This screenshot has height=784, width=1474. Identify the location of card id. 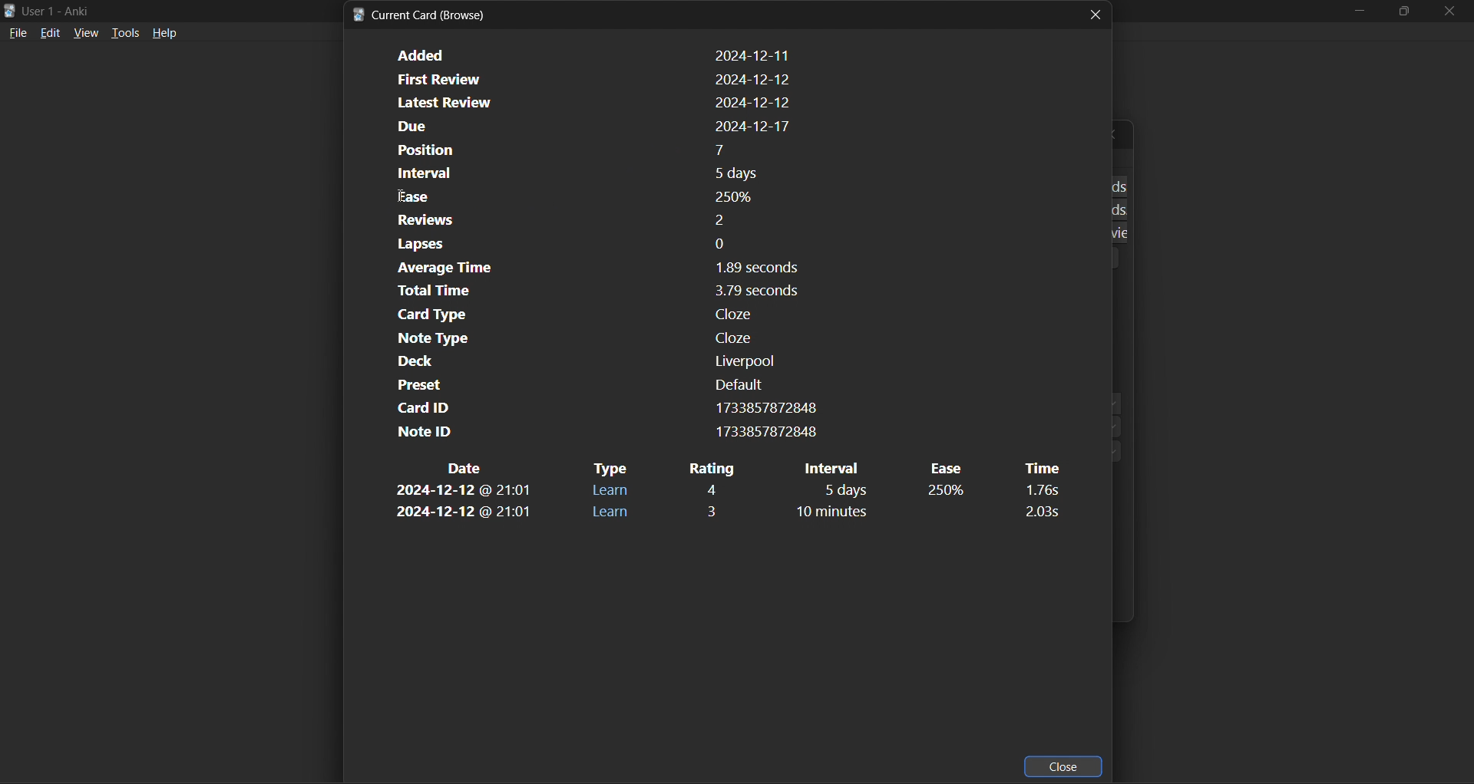
(603, 407).